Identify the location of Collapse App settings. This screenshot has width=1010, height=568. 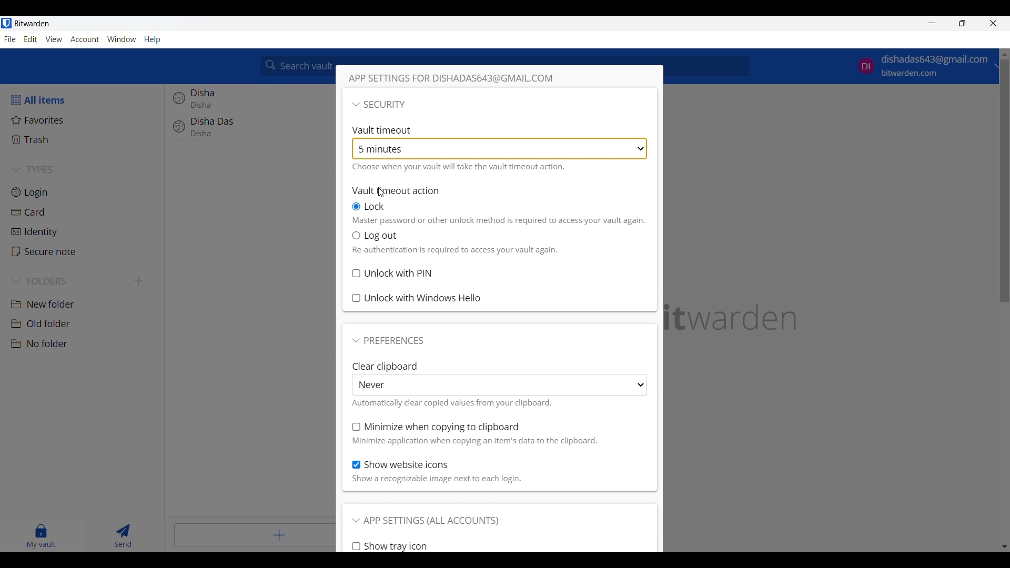
(426, 521).